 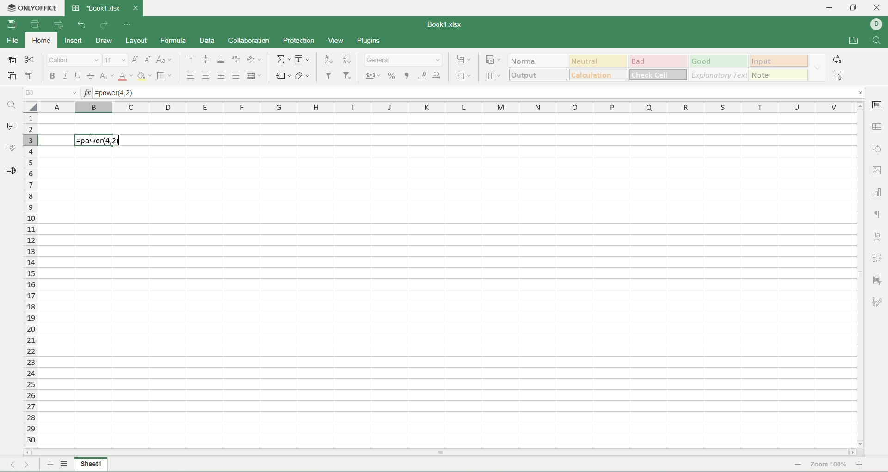 What do you see at coordinates (31, 280) in the screenshot?
I see `row number` at bounding box center [31, 280].